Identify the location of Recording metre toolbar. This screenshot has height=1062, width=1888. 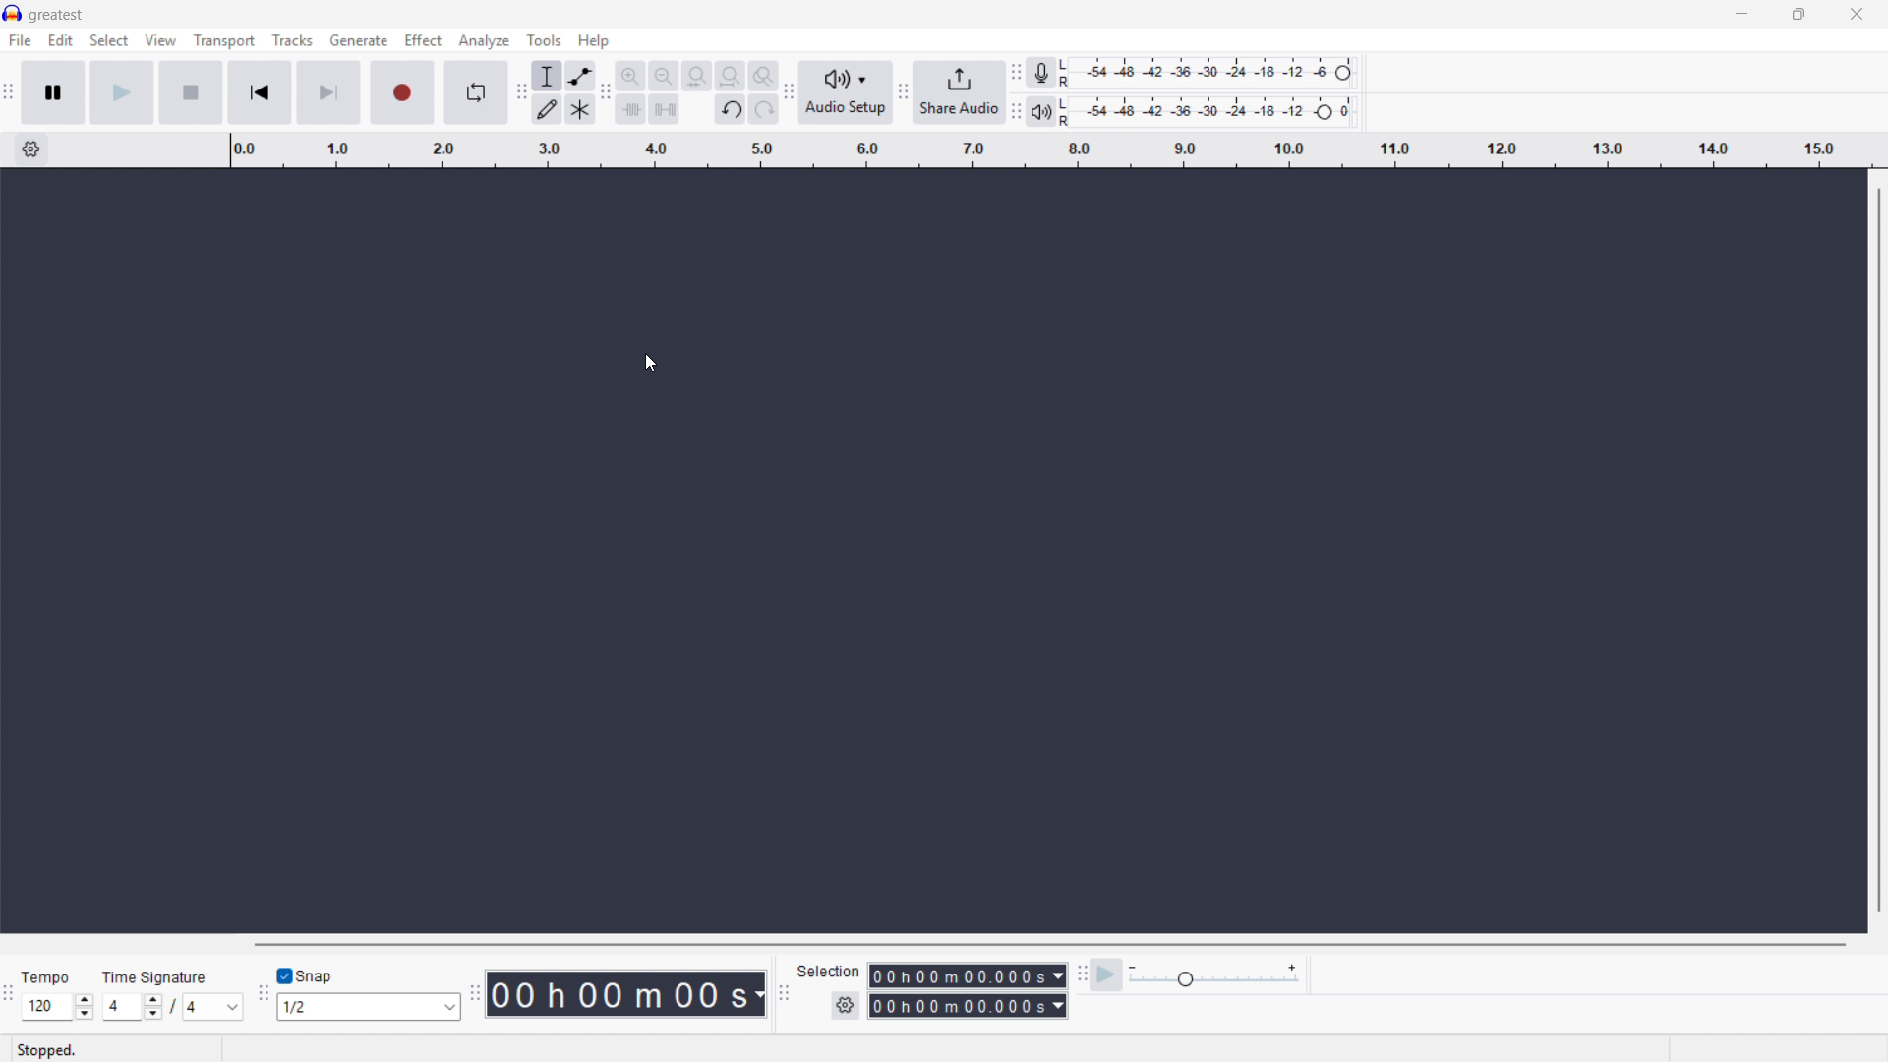
(1017, 74).